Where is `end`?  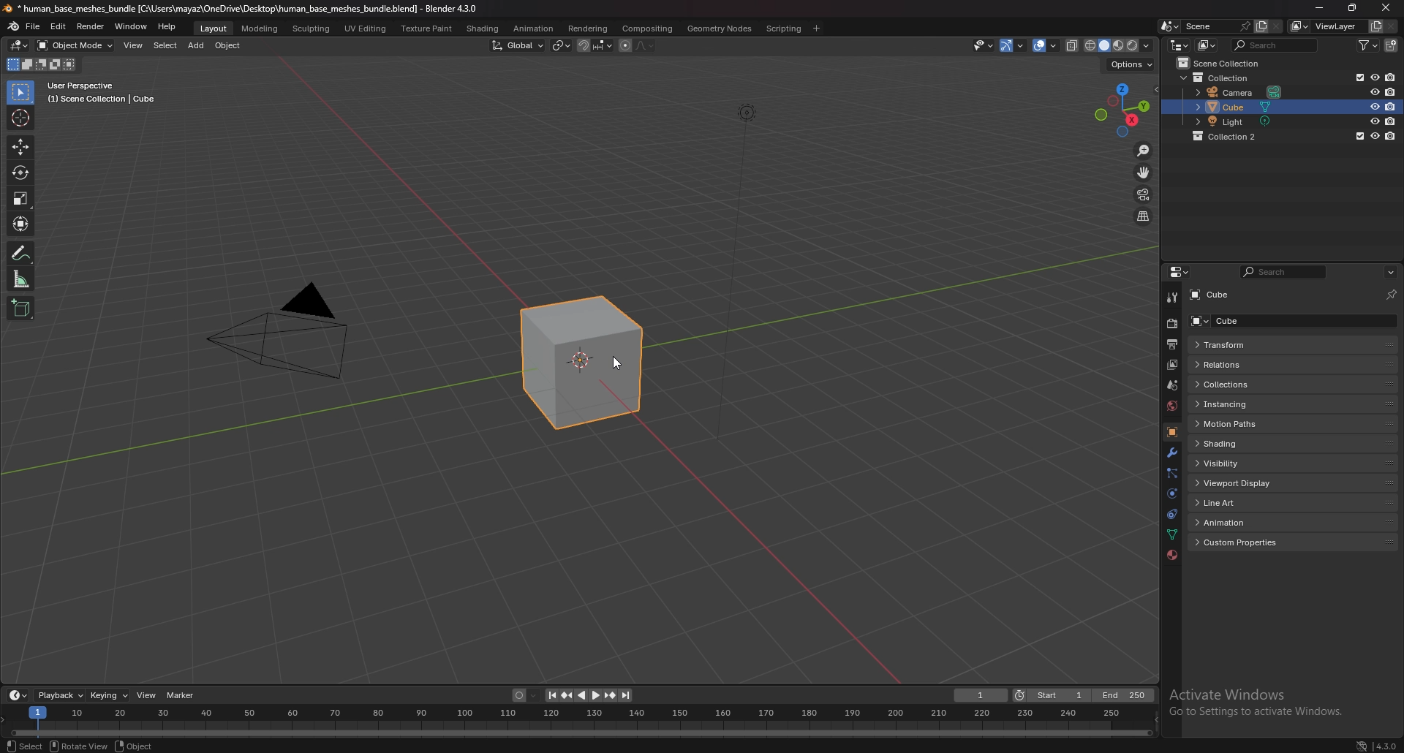 end is located at coordinates (1124, 695).